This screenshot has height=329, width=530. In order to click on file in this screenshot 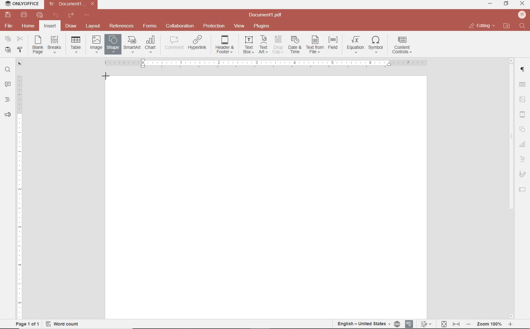, I will do `click(9, 26)`.